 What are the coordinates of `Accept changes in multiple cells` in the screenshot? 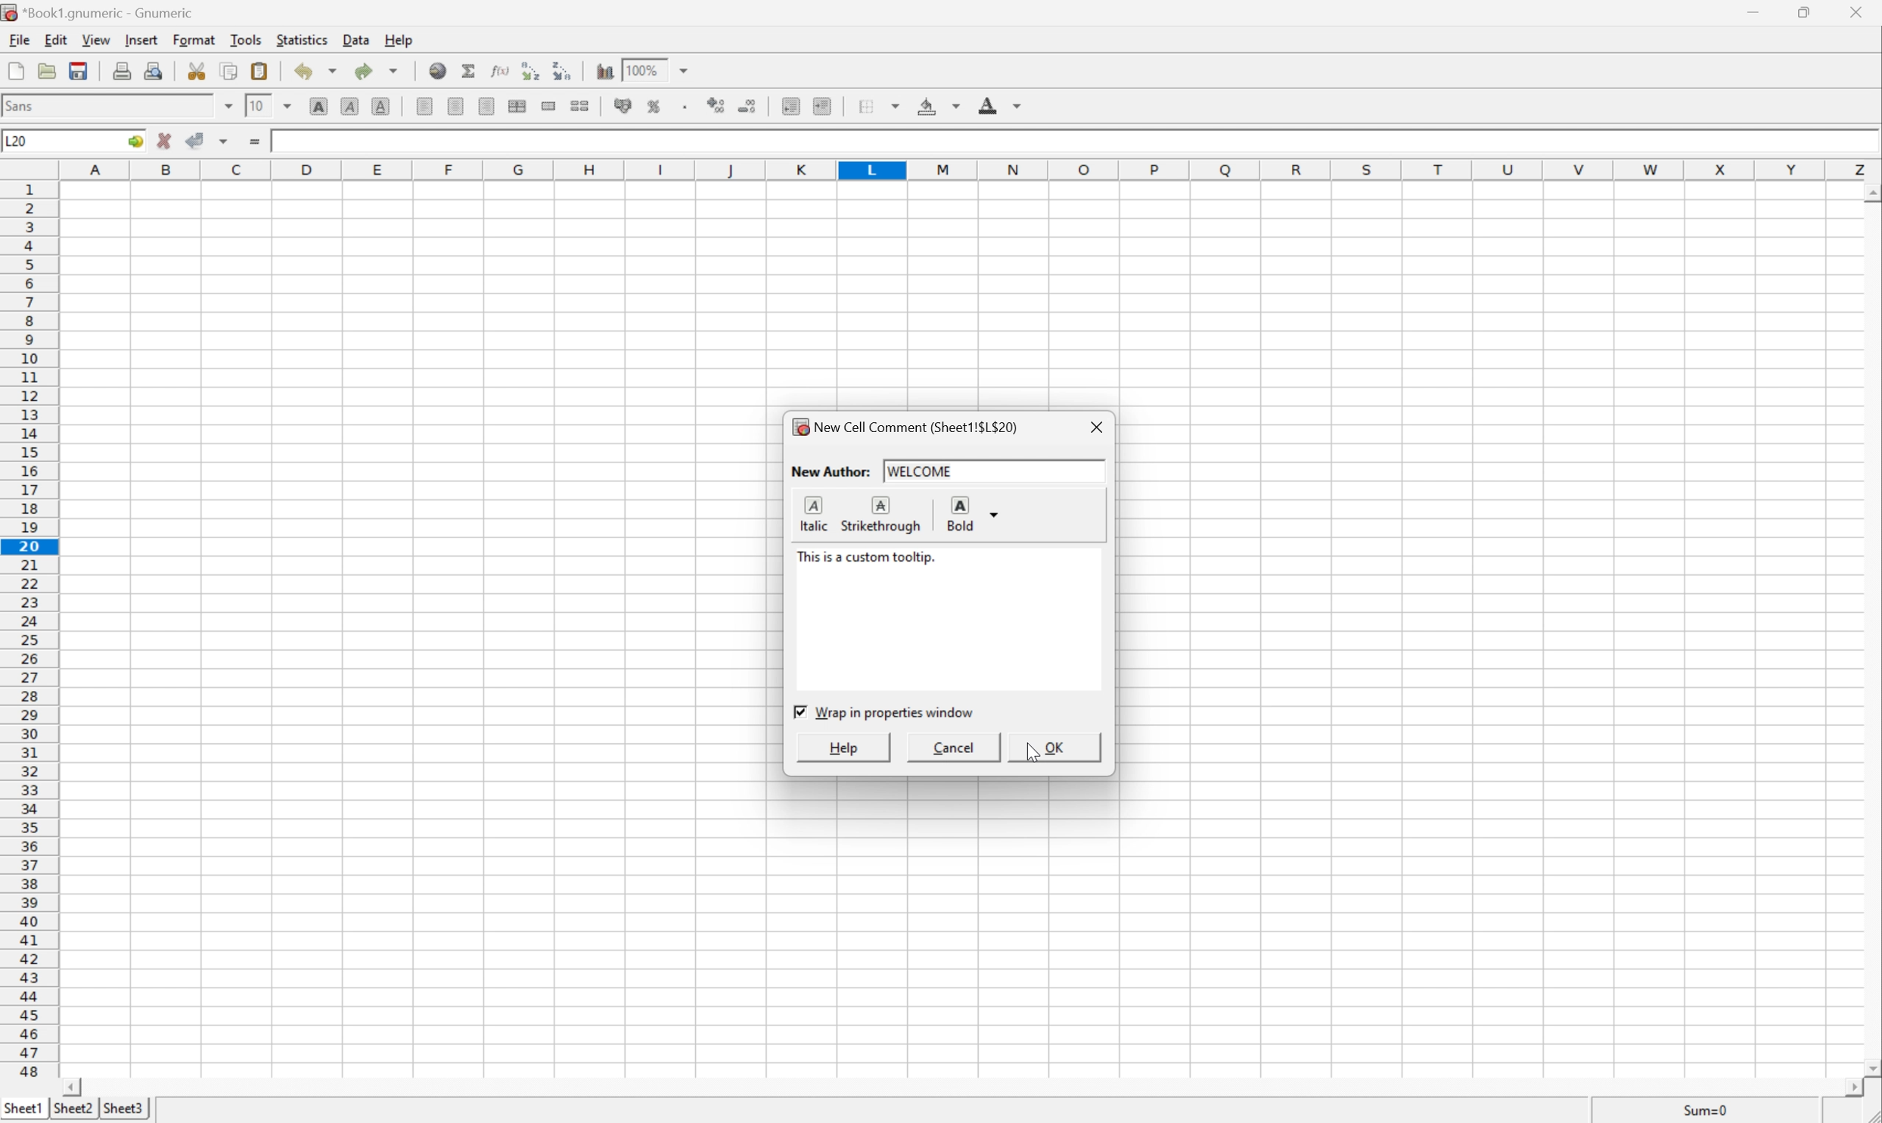 It's located at (224, 142).